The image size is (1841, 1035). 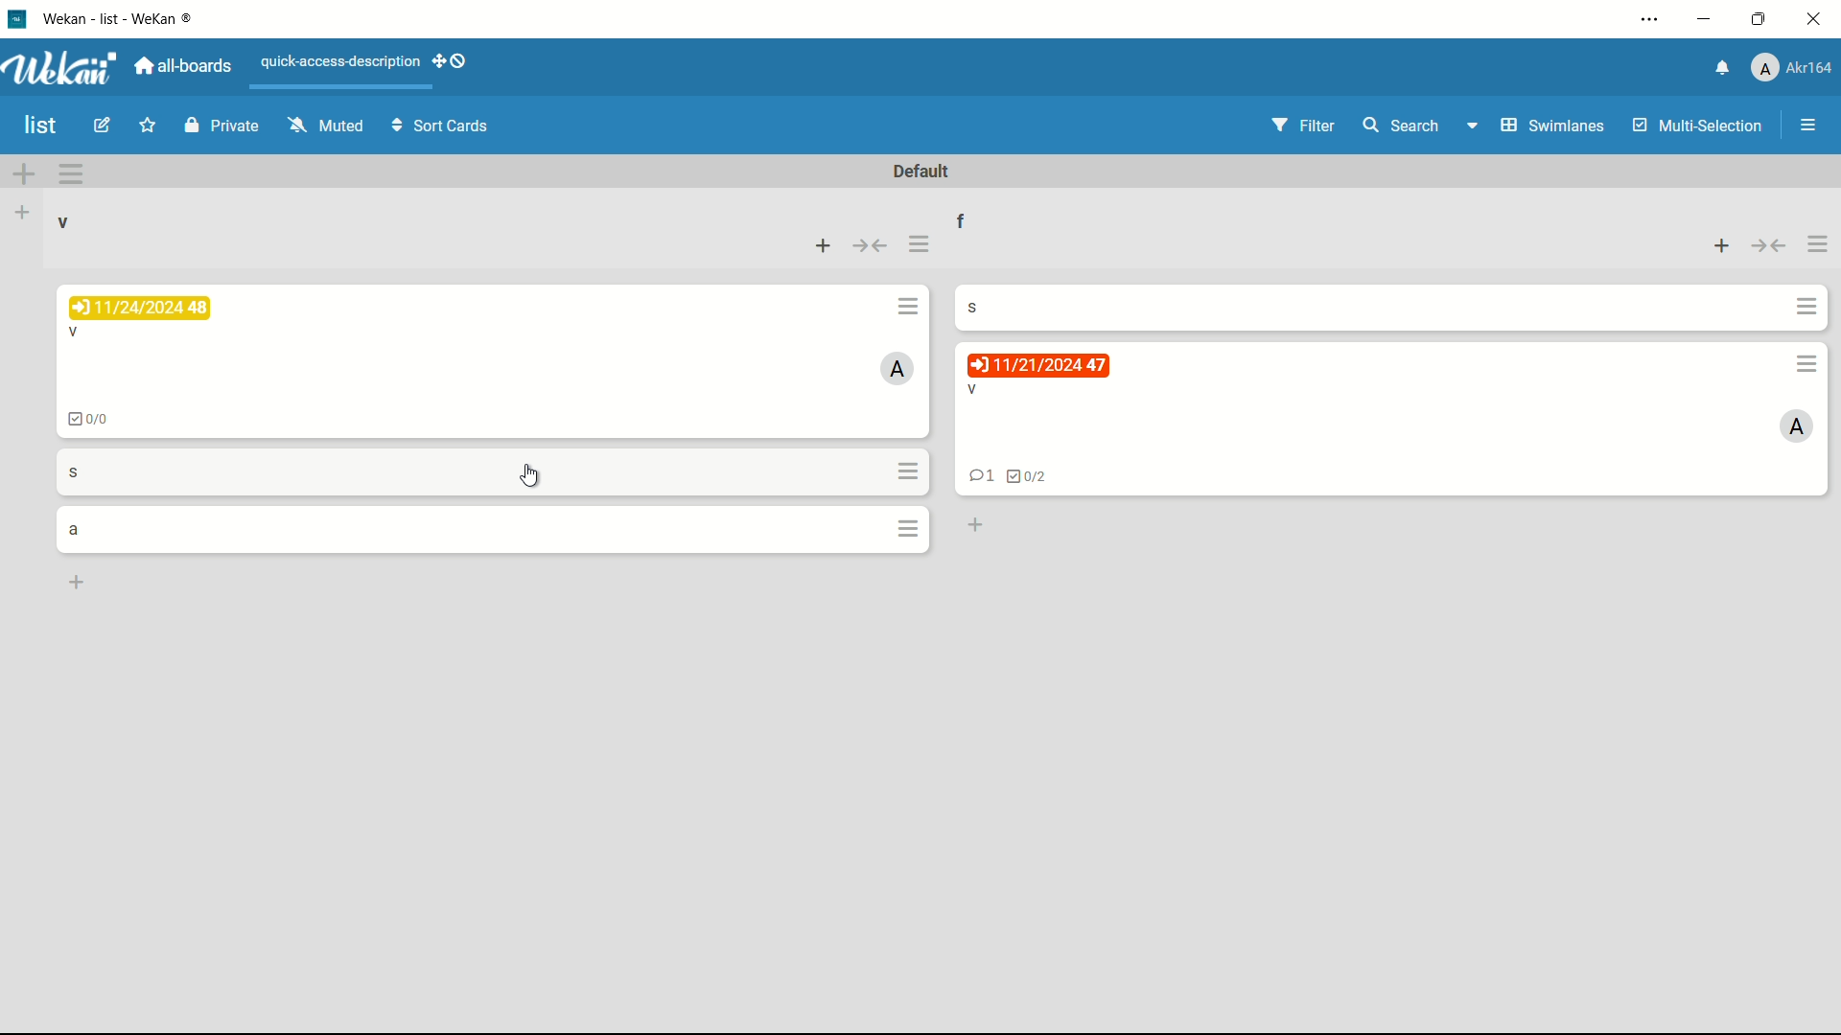 What do you see at coordinates (898, 367) in the screenshot?
I see `admin` at bounding box center [898, 367].